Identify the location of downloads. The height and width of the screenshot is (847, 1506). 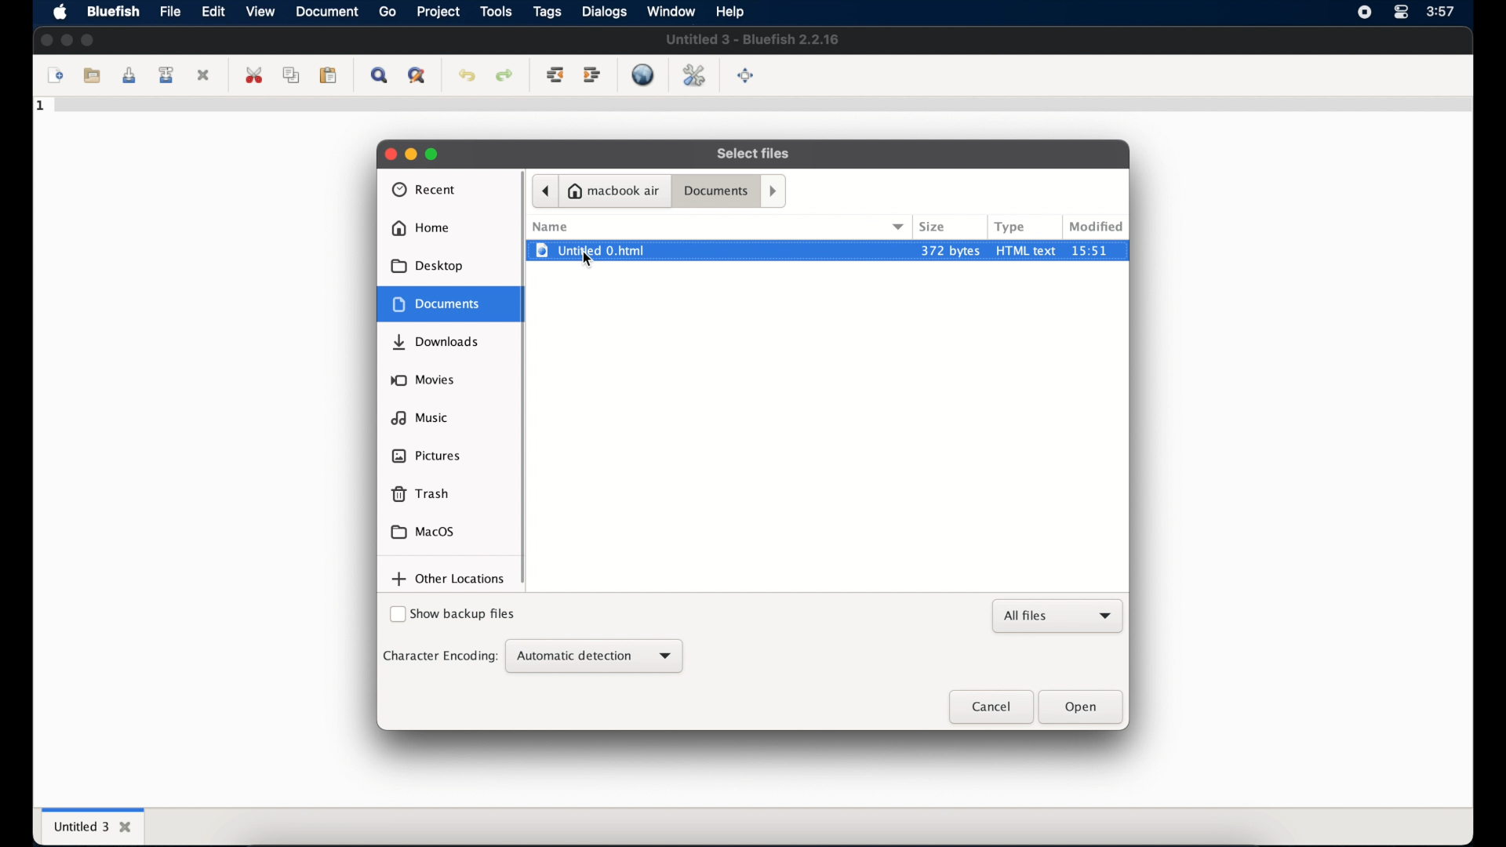
(438, 343).